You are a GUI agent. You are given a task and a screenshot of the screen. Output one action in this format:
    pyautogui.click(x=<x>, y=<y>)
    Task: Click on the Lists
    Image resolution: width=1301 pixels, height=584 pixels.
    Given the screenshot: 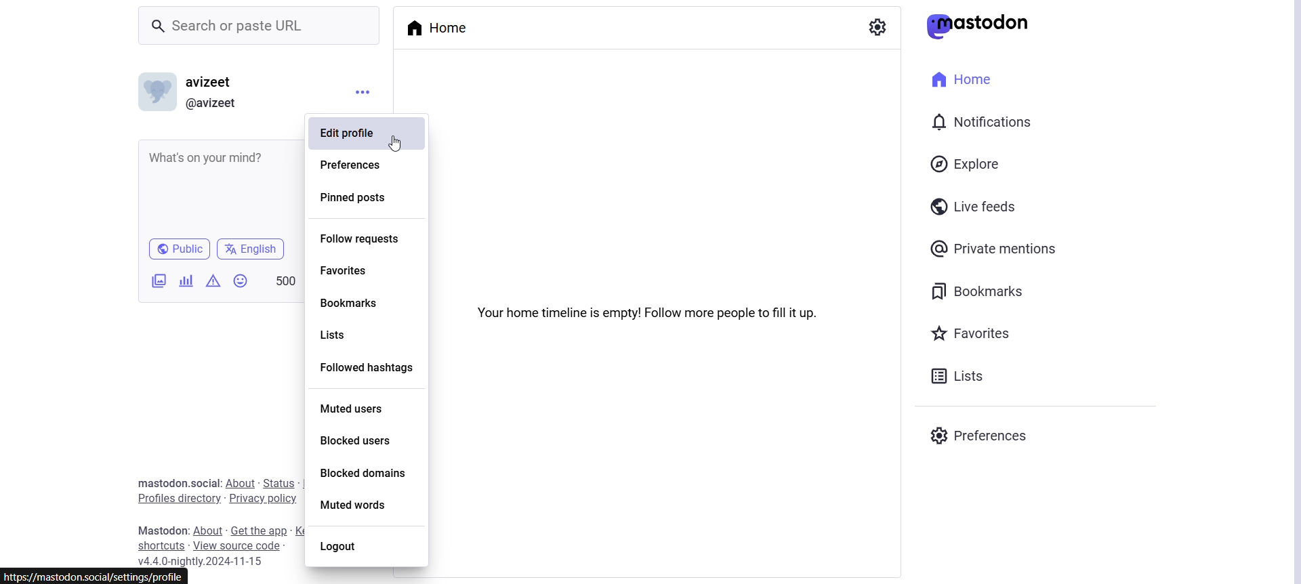 What is the action you would take?
    pyautogui.click(x=962, y=376)
    